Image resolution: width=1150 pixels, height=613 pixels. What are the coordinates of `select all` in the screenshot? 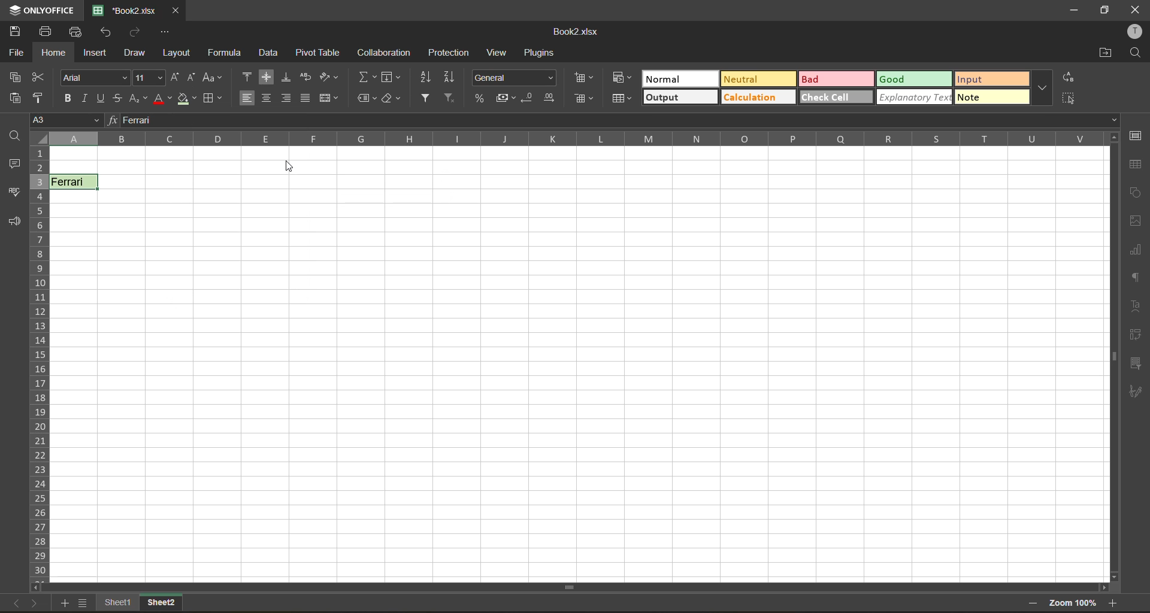 It's located at (1072, 99).